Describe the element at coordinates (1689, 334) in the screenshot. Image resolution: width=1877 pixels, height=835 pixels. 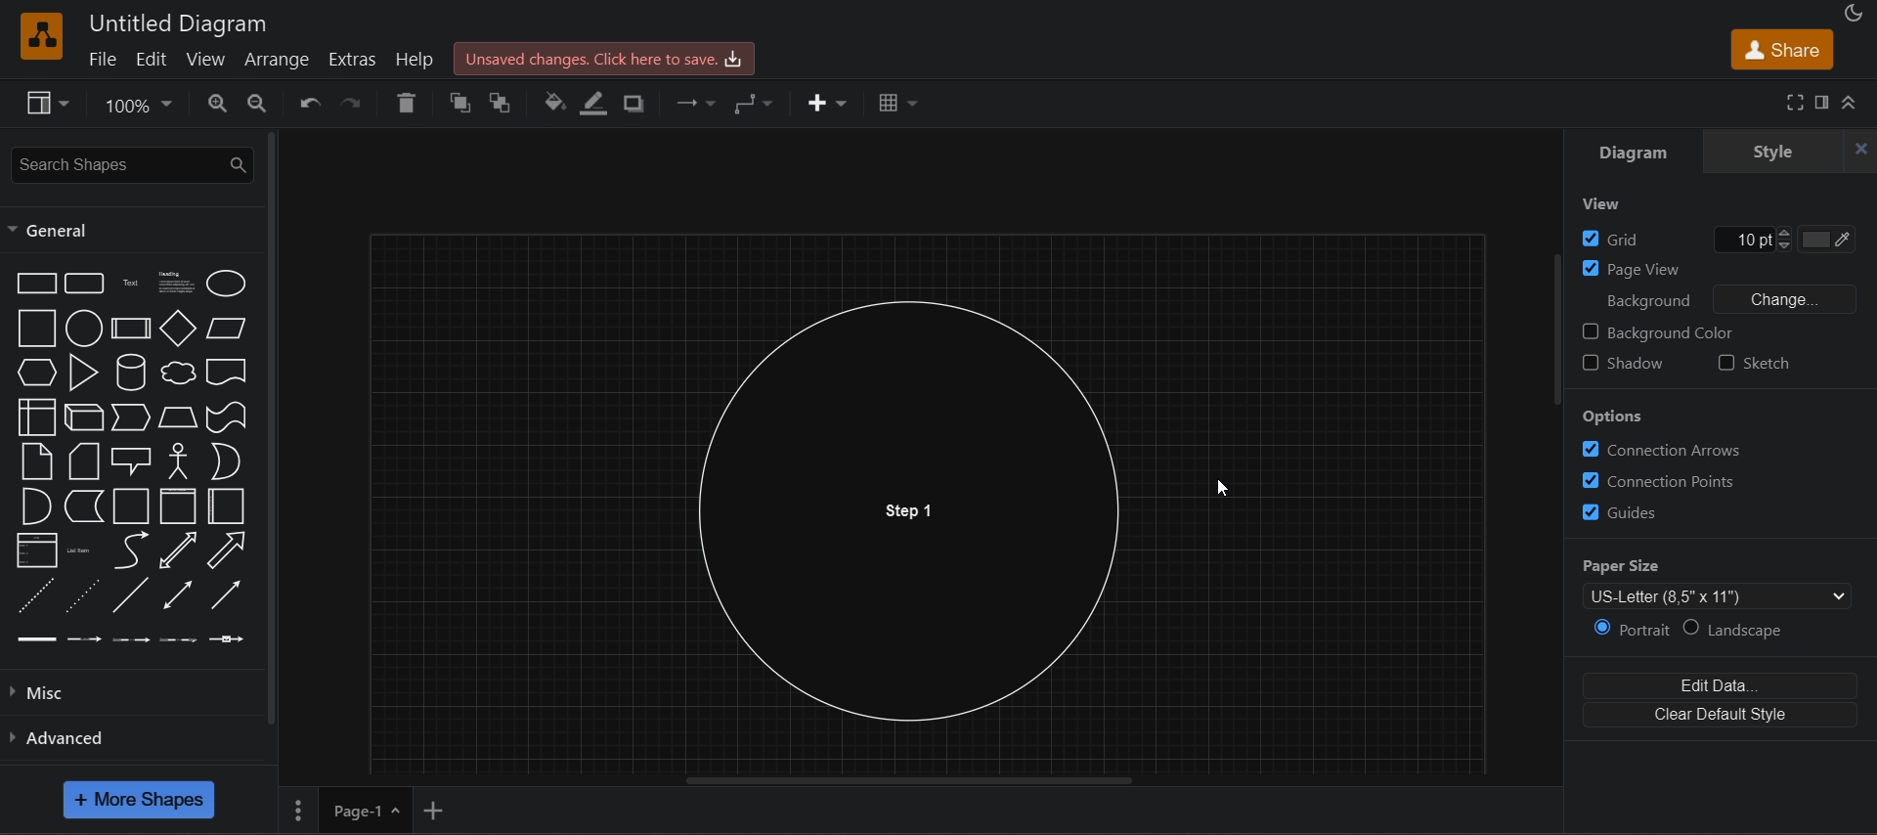
I see `Background color` at that location.